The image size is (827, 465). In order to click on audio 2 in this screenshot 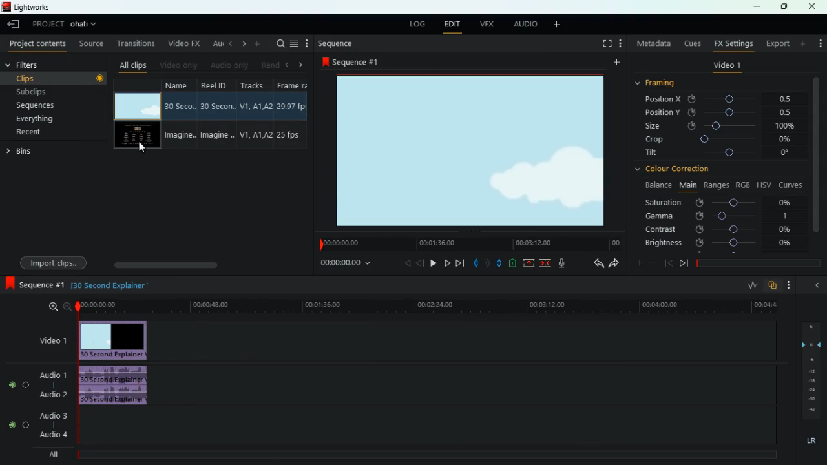, I will do `click(52, 395)`.